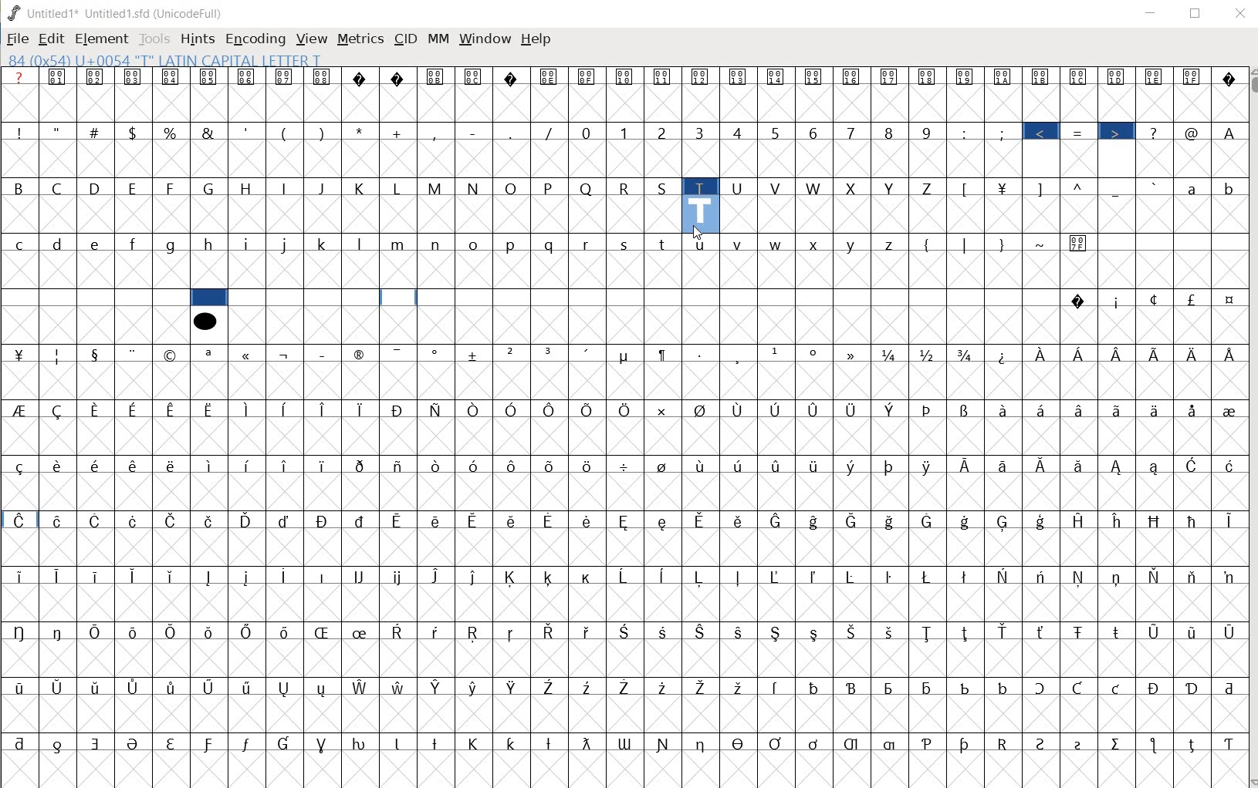  I want to click on Symbol, so click(702, 686).